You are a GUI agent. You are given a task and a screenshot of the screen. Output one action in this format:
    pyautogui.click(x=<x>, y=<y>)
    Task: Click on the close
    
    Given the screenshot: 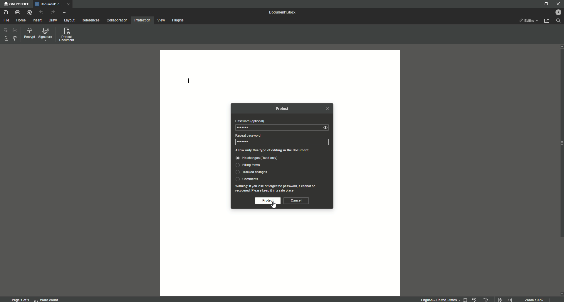 What is the action you would take?
    pyautogui.click(x=70, y=5)
    